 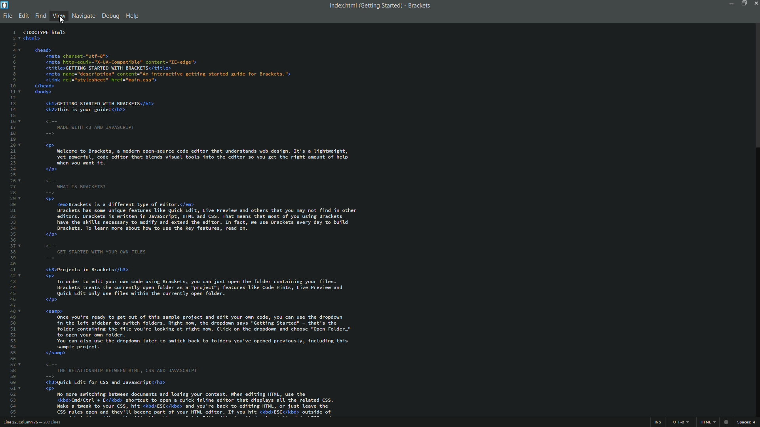 What do you see at coordinates (731, 4) in the screenshot?
I see `minimize` at bounding box center [731, 4].